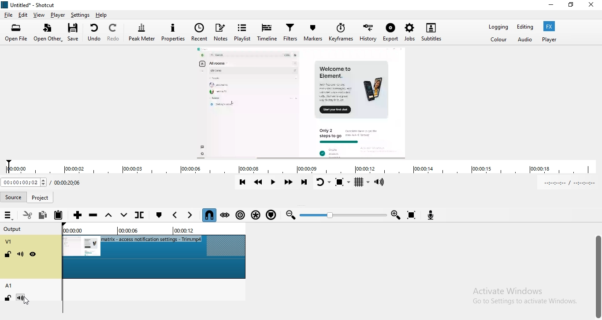 This screenshot has height=320, width=602. Describe the element at coordinates (10, 242) in the screenshot. I see `V1` at that location.